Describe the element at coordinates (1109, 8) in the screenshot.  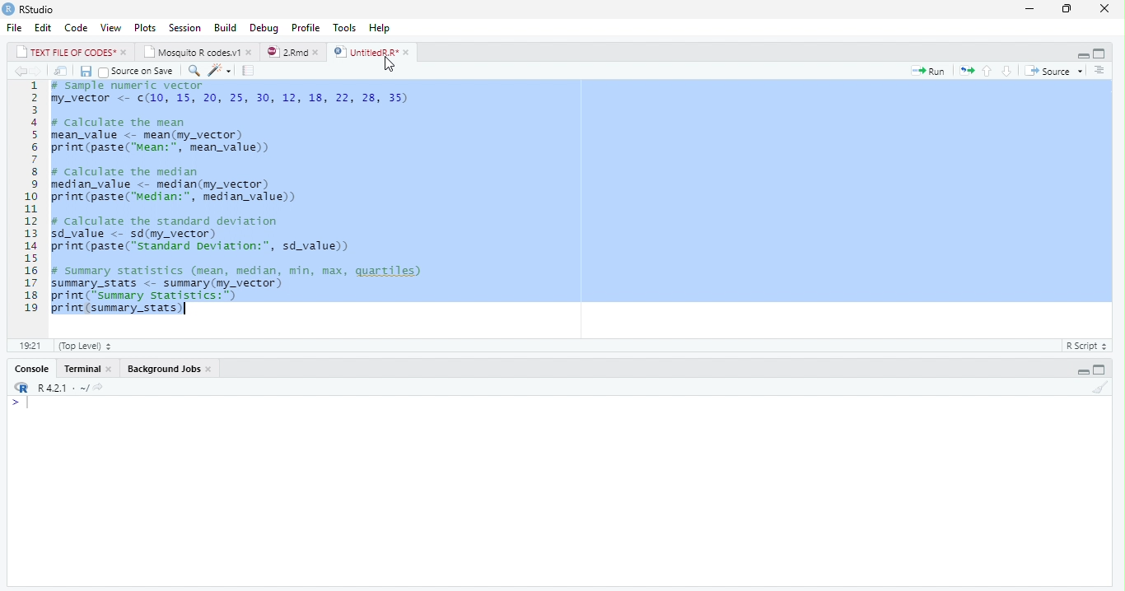
I see `close` at that location.